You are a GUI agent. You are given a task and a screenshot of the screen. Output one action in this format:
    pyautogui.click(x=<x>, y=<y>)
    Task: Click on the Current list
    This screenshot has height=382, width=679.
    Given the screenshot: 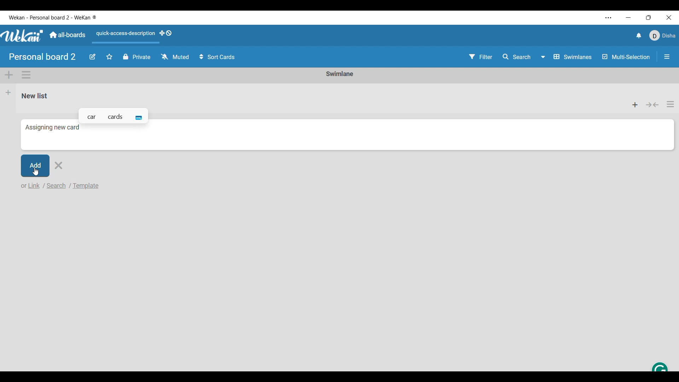 What is the action you would take?
    pyautogui.click(x=316, y=95)
    